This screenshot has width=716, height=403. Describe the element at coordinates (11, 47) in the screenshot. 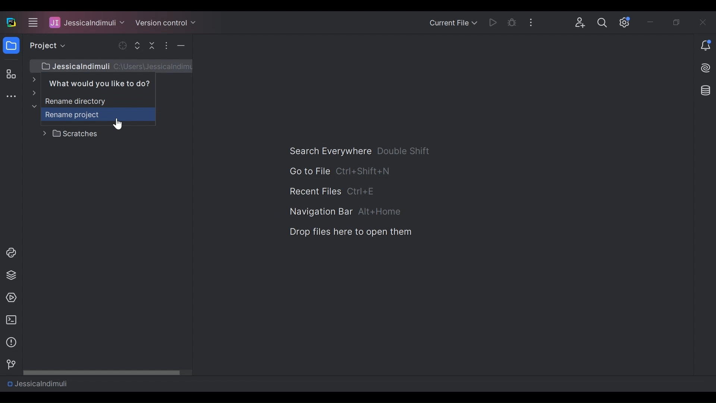

I see `folder` at that location.